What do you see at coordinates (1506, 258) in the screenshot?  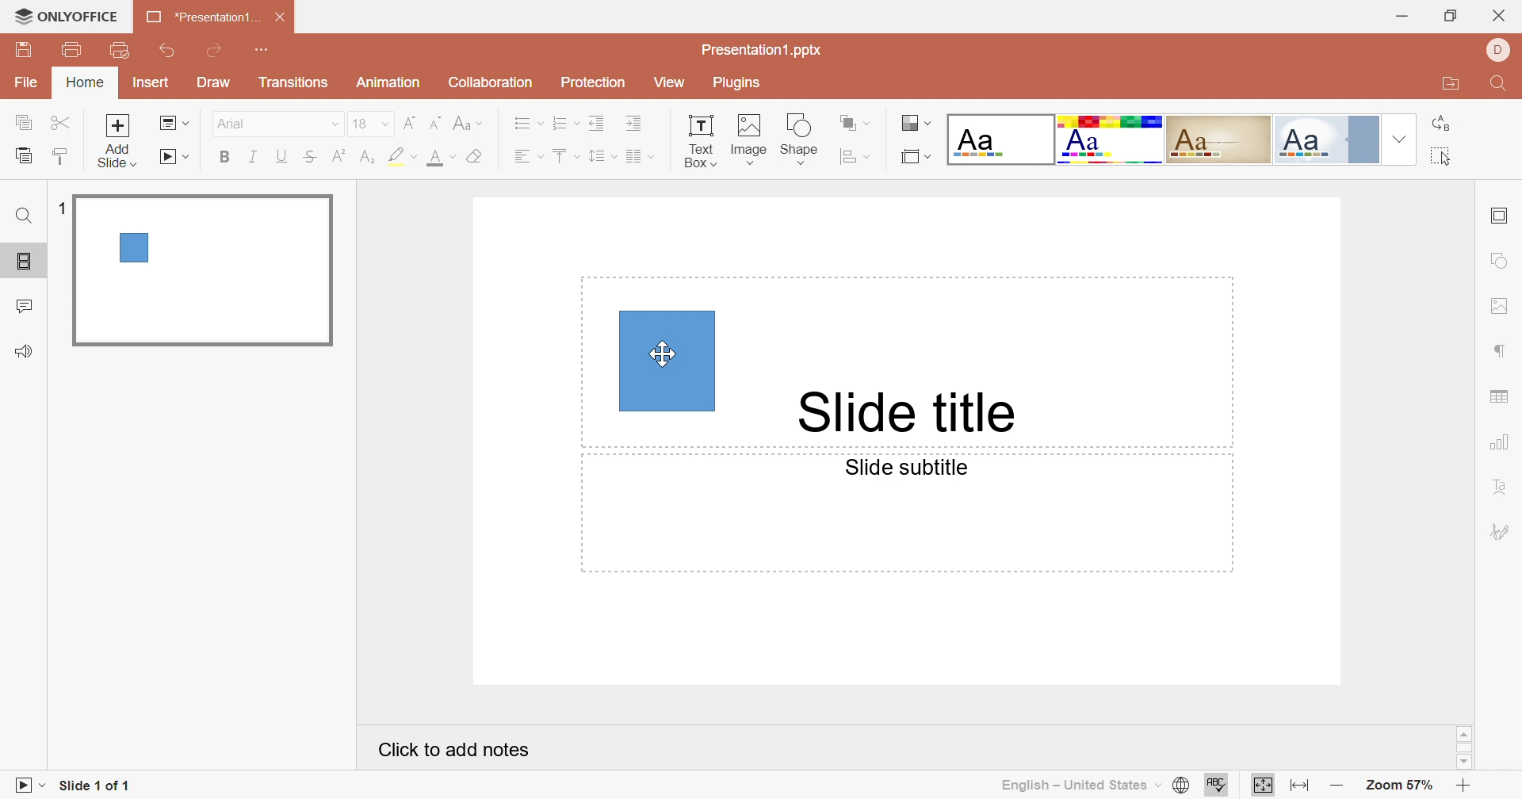 I see `Shape settings` at bounding box center [1506, 258].